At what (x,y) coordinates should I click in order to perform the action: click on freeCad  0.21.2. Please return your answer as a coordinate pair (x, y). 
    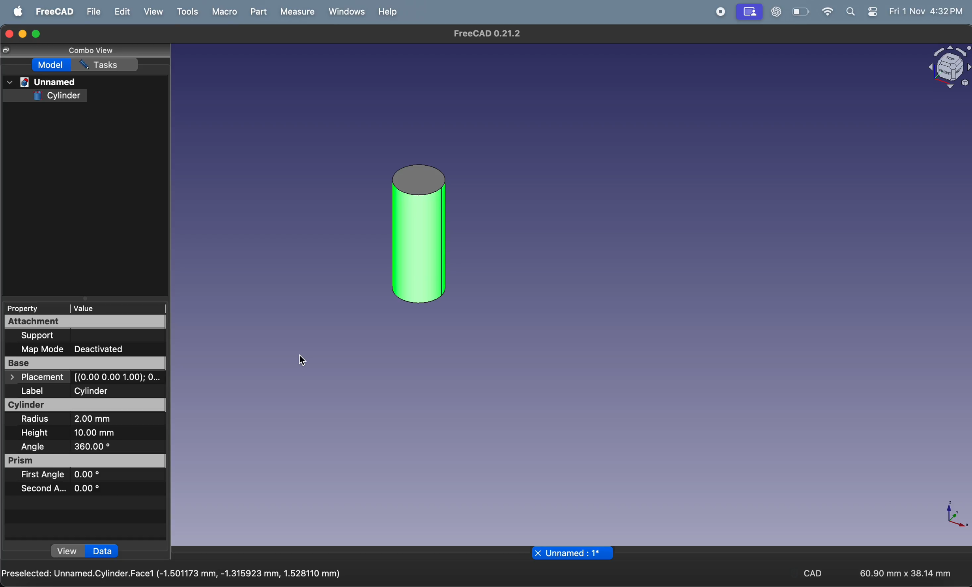
    Looking at the image, I should click on (486, 34).